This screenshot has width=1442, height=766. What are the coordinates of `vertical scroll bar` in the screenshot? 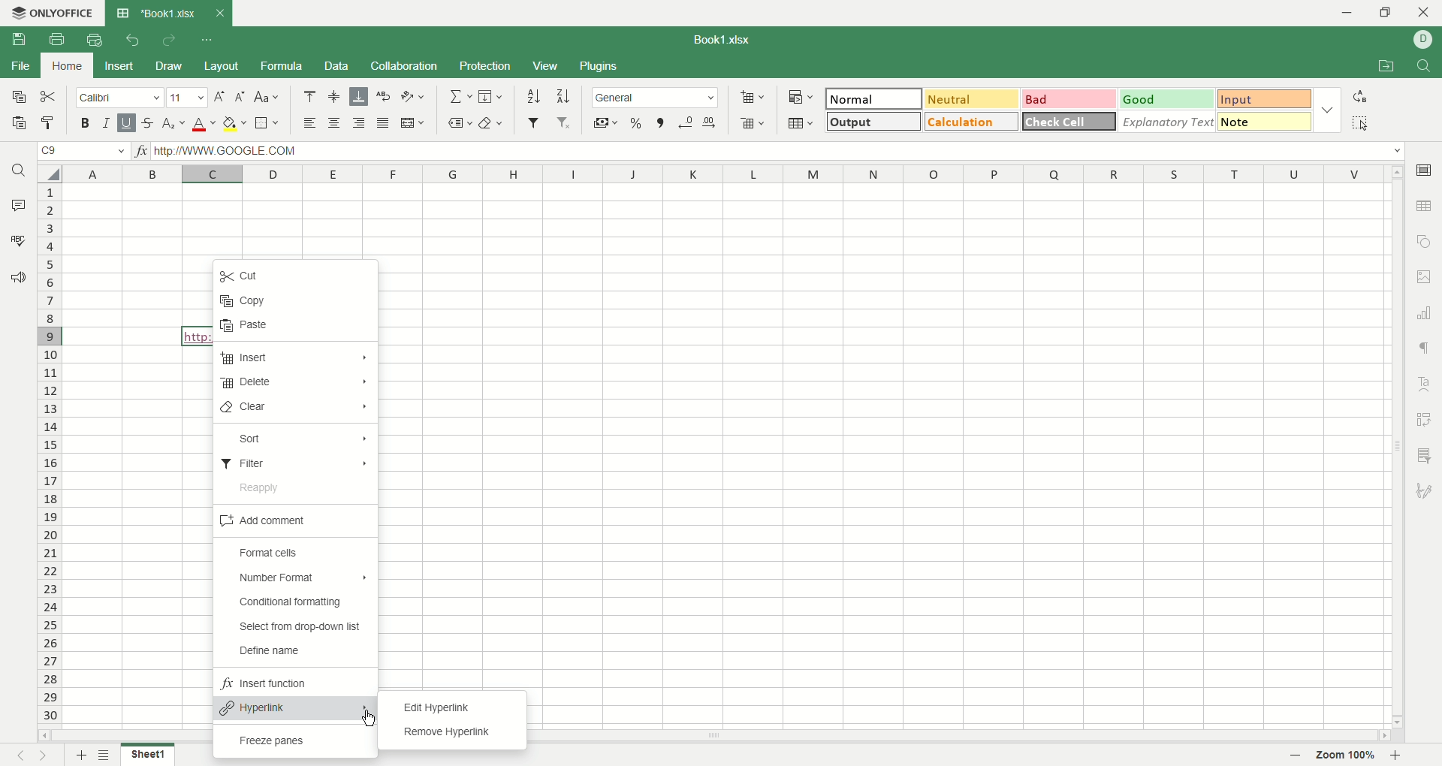 It's located at (1398, 446).